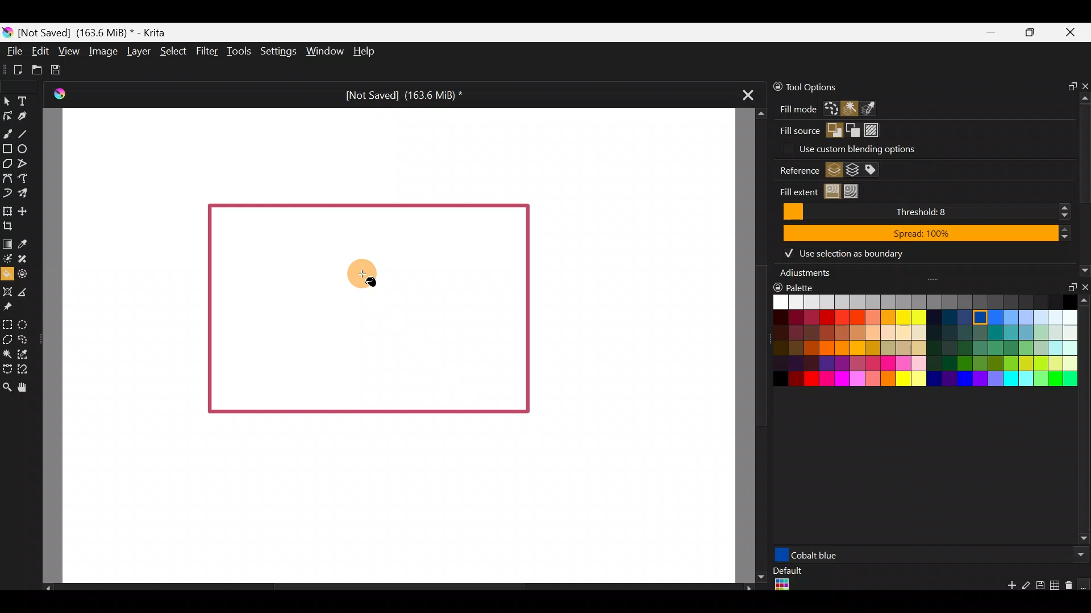 The image size is (1091, 613). What do you see at coordinates (205, 51) in the screenshot?
I see `Filter` at bounding box center [205, 51].